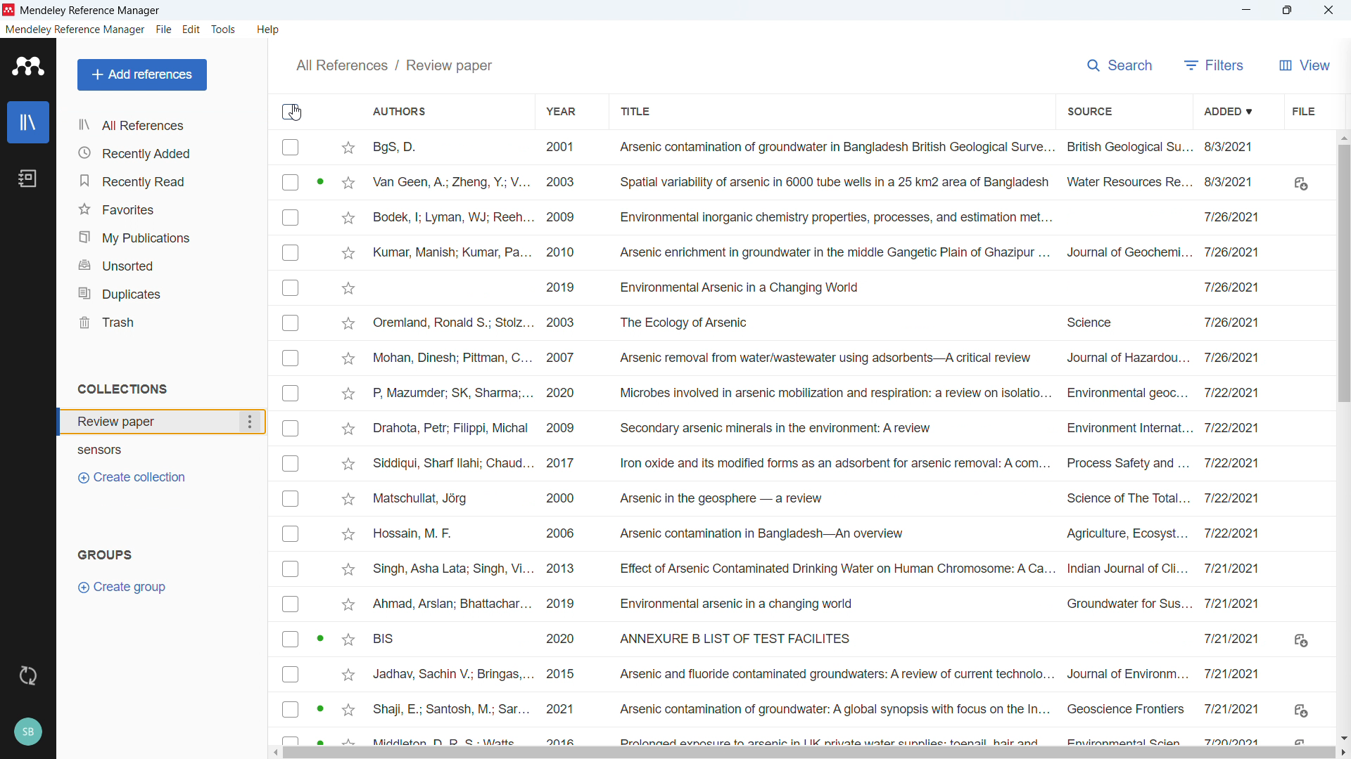  I want to click on Scroll left , so click(278, 753).